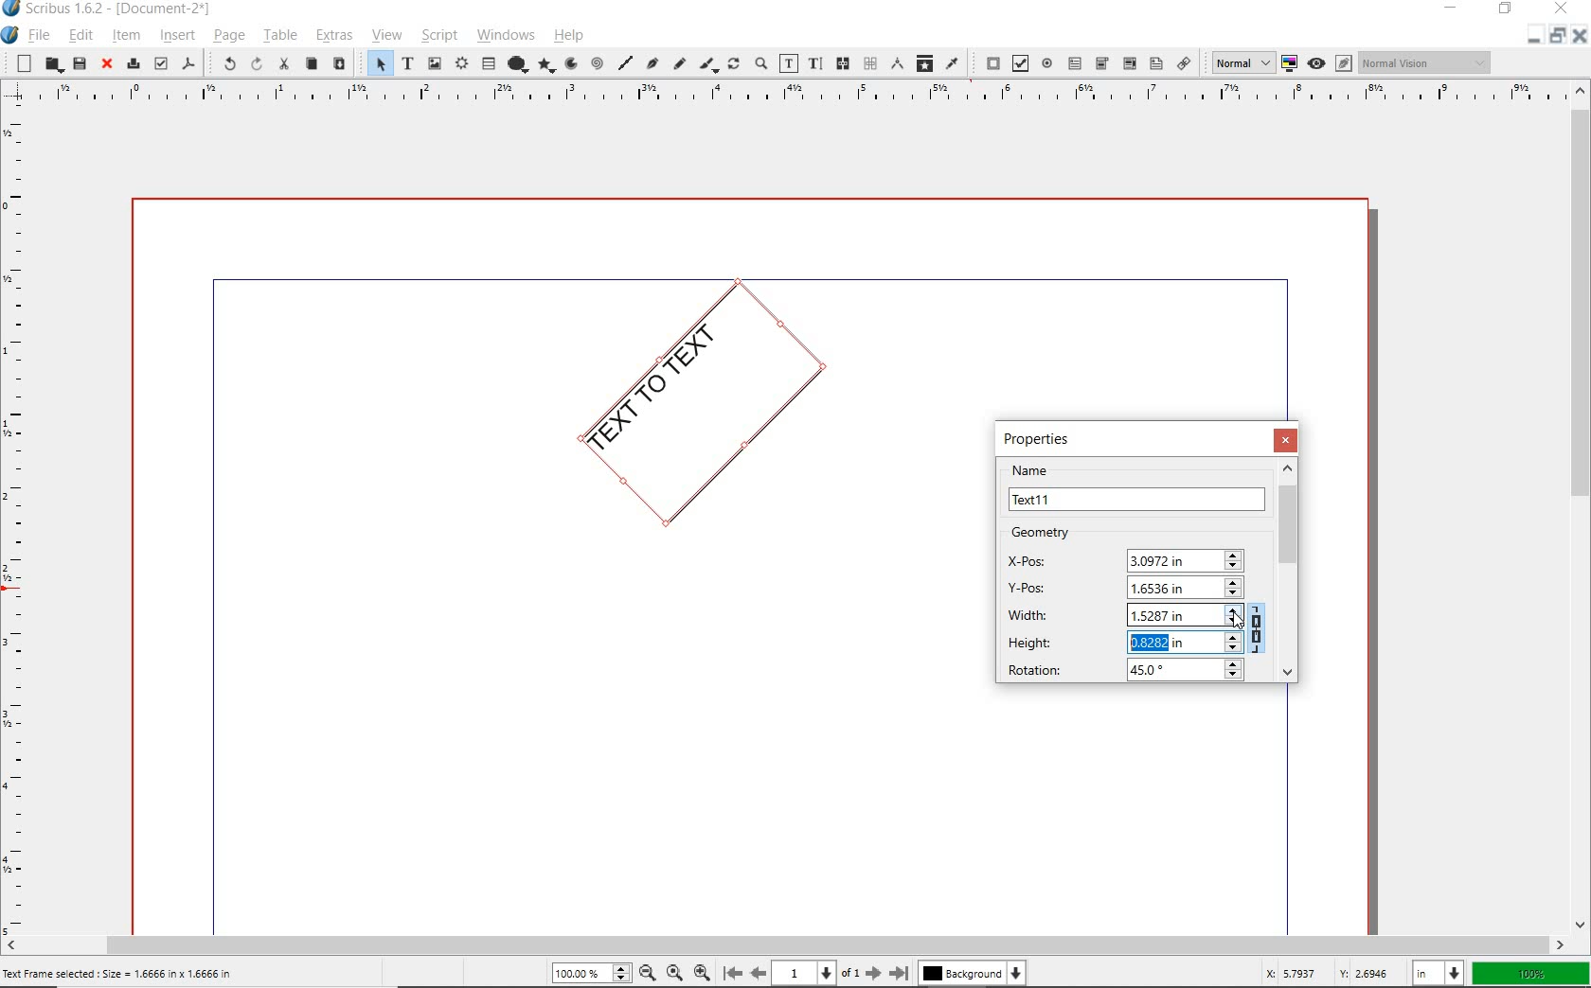 This screenshot has width=1591, height=988. What do you see at coordinates (697, 407) in the screenshot?
I see `TEXT FRAME ROTATED` at bounding box center [697, 407].